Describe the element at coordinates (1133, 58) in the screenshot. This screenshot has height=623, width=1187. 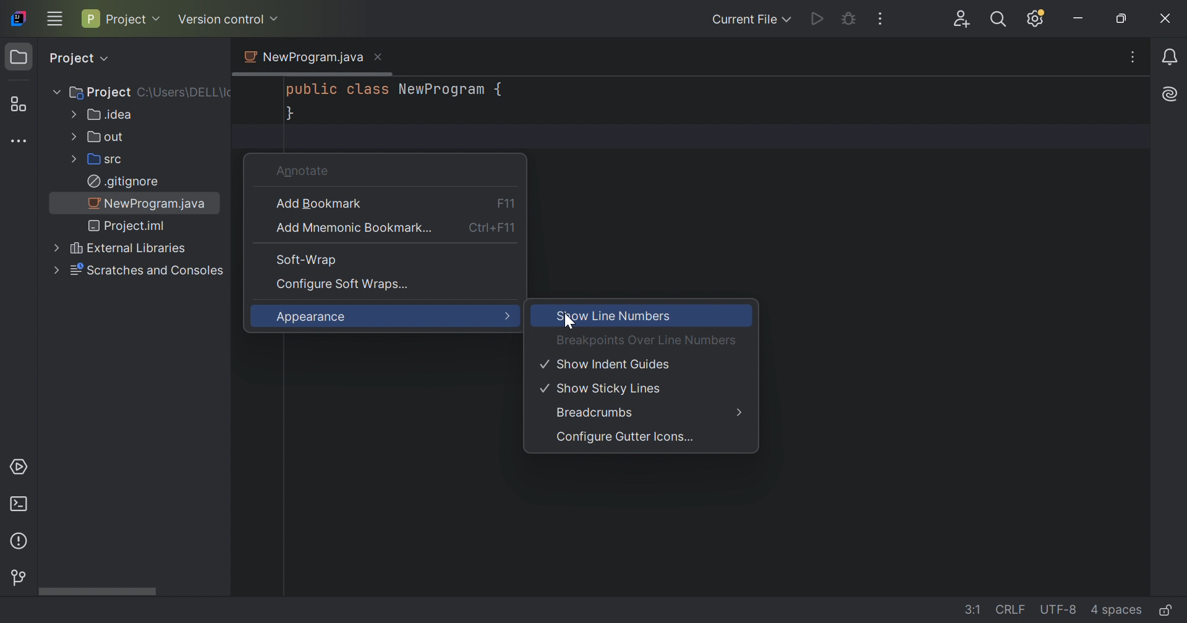
I see `` at that location.